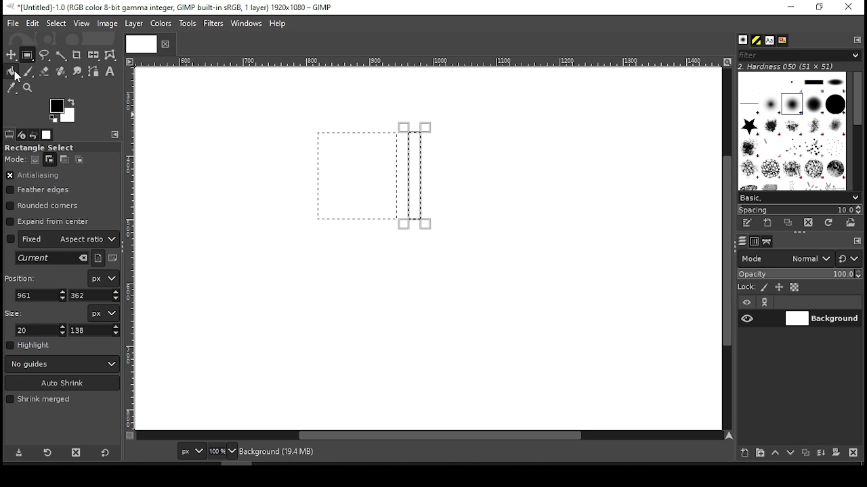 This screenshot has height=487, width=867. What do you see at coordinates (131, 248) in the screenshot?
I see `` at bounding box center [131, 248].